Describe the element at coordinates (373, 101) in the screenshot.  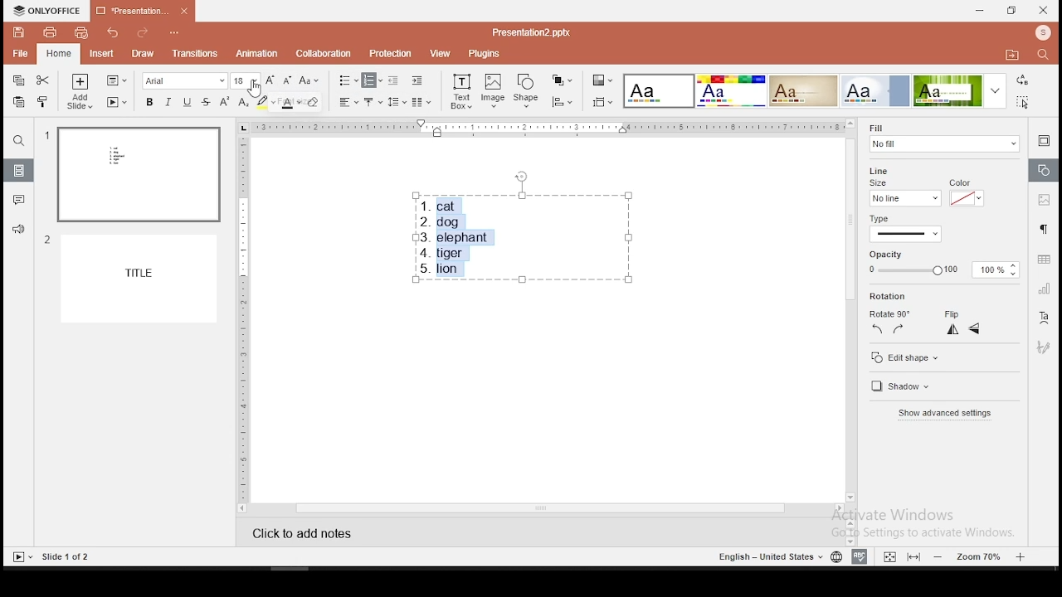
I see `vertical alignment` at that location.